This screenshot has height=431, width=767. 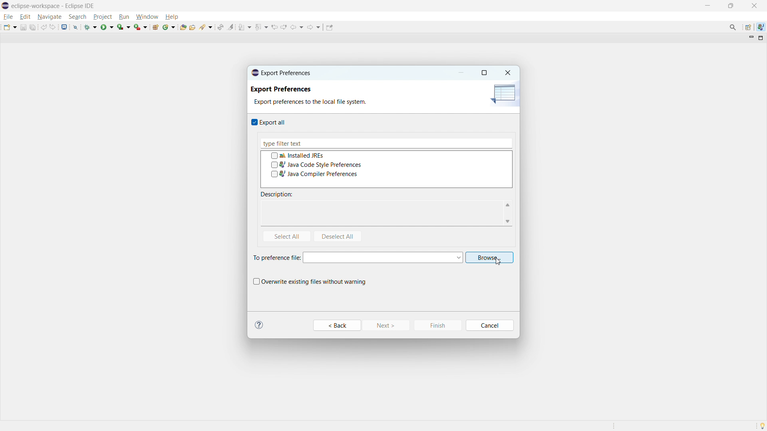 I want to click on help, so click(x=171, y=16).